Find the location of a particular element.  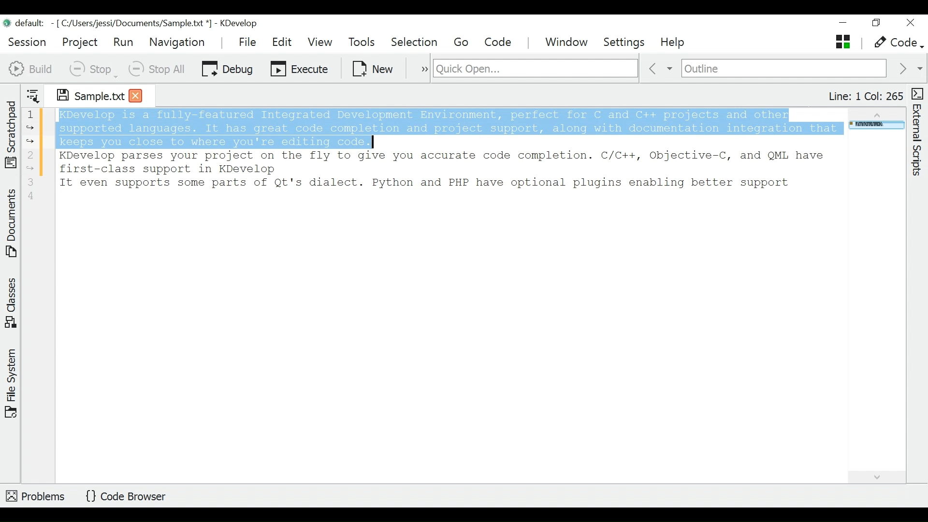

more options is located at coordinates (420, 68).